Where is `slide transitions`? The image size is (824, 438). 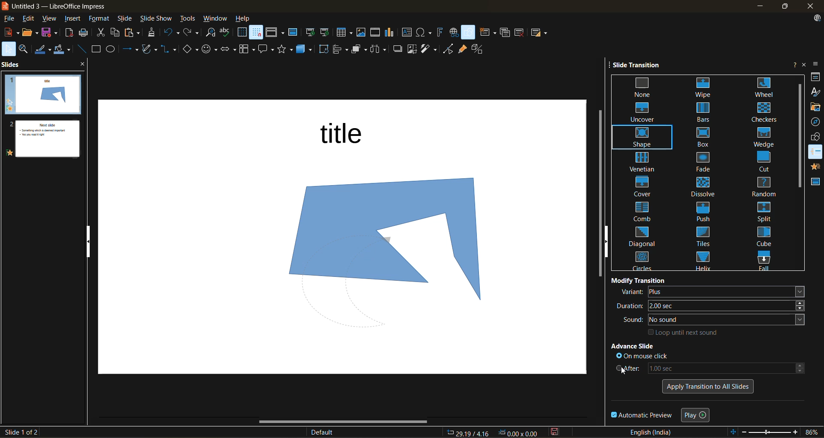 slide transitions is located at coordinates (704, 173).